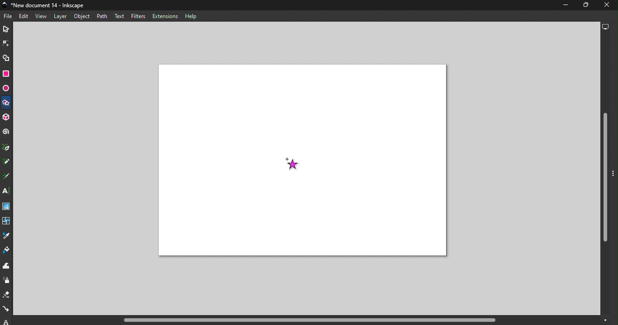 This screenshot has height=325, width=618. Describe the element at coordinates (9, 16) in the screenshot. I see `File` at that location.